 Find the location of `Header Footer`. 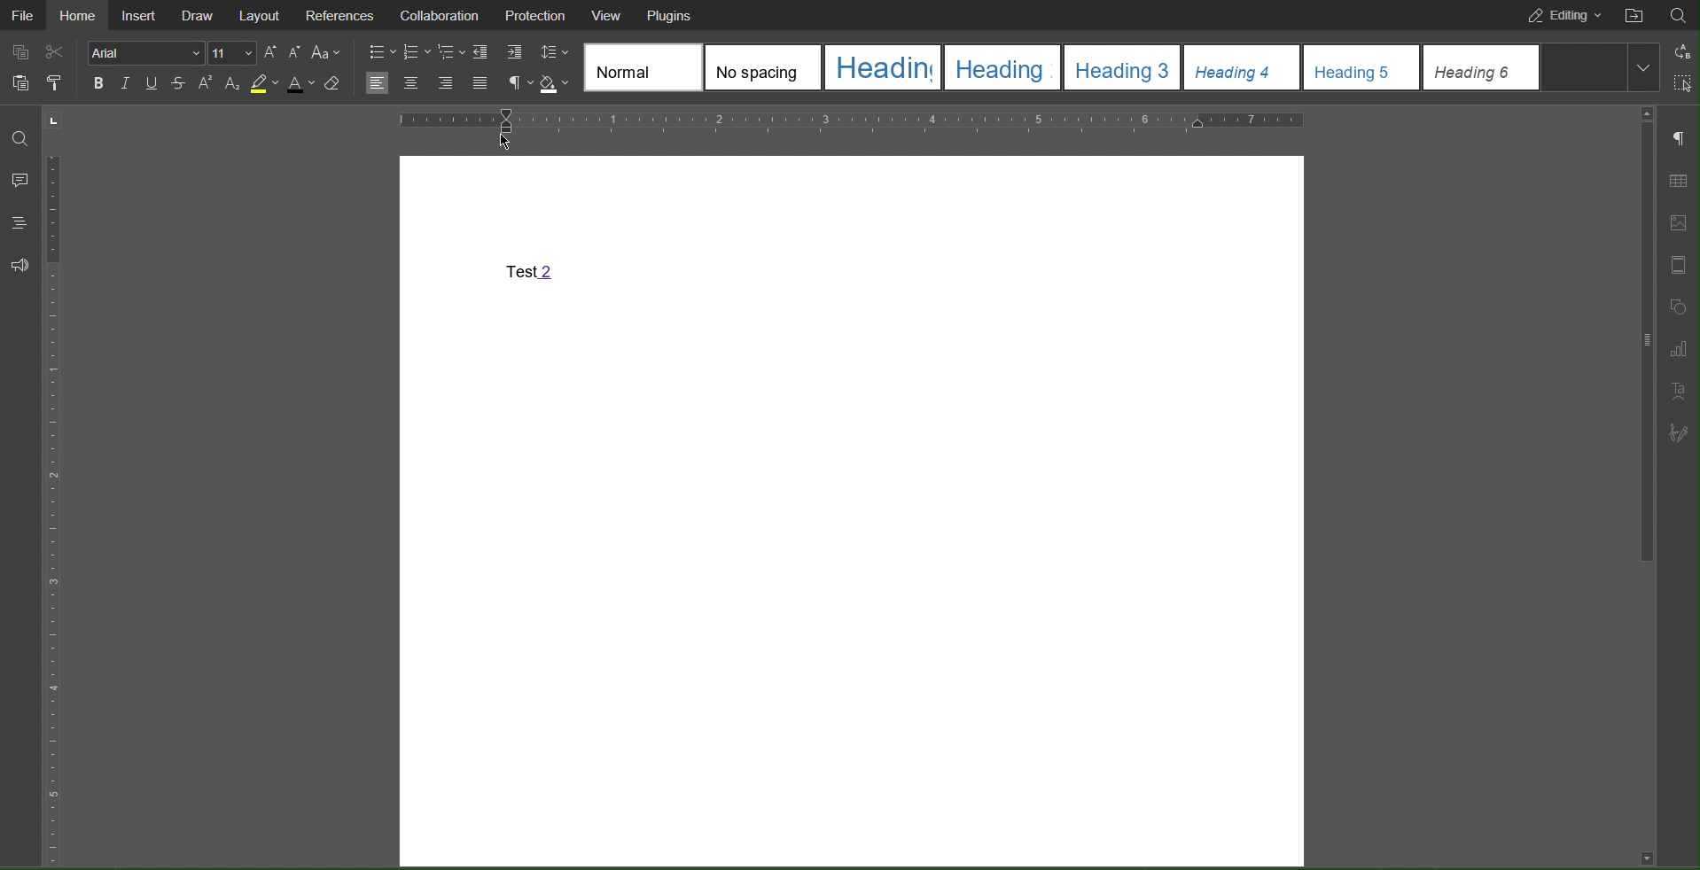

Header Footer is located at coordinates (1682, 266).